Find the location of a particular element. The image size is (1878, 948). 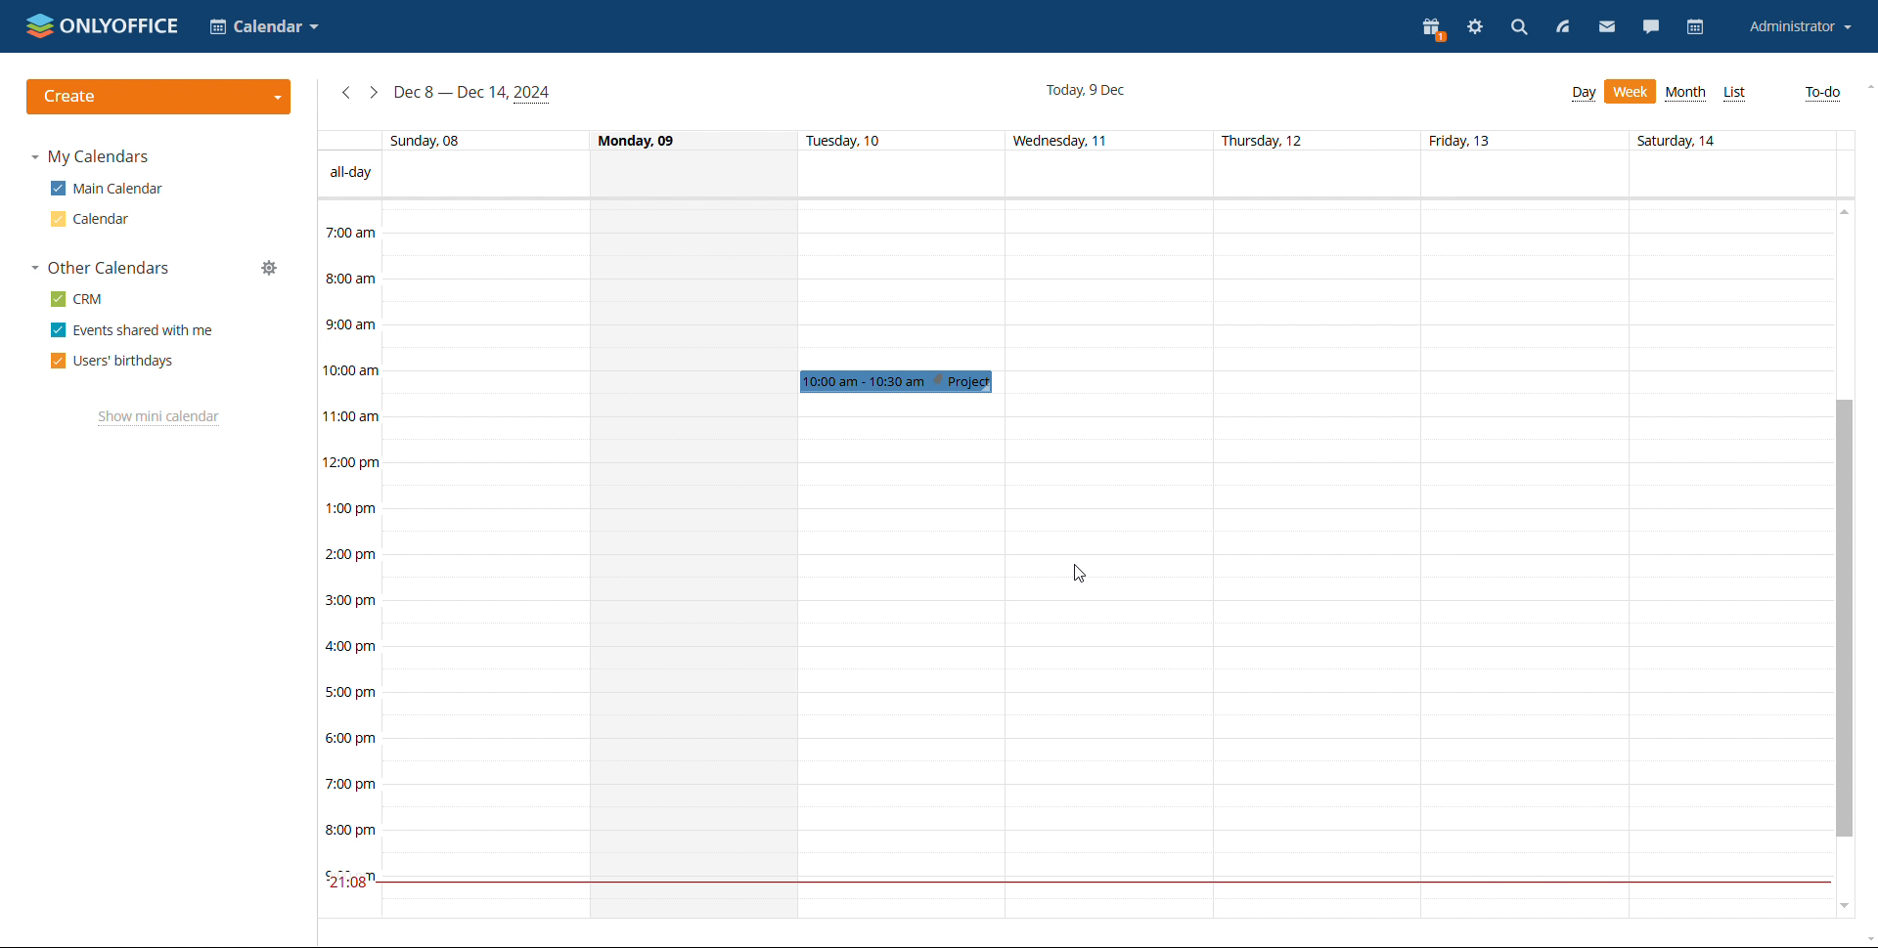

settings is located at coordinates (1474, 29).